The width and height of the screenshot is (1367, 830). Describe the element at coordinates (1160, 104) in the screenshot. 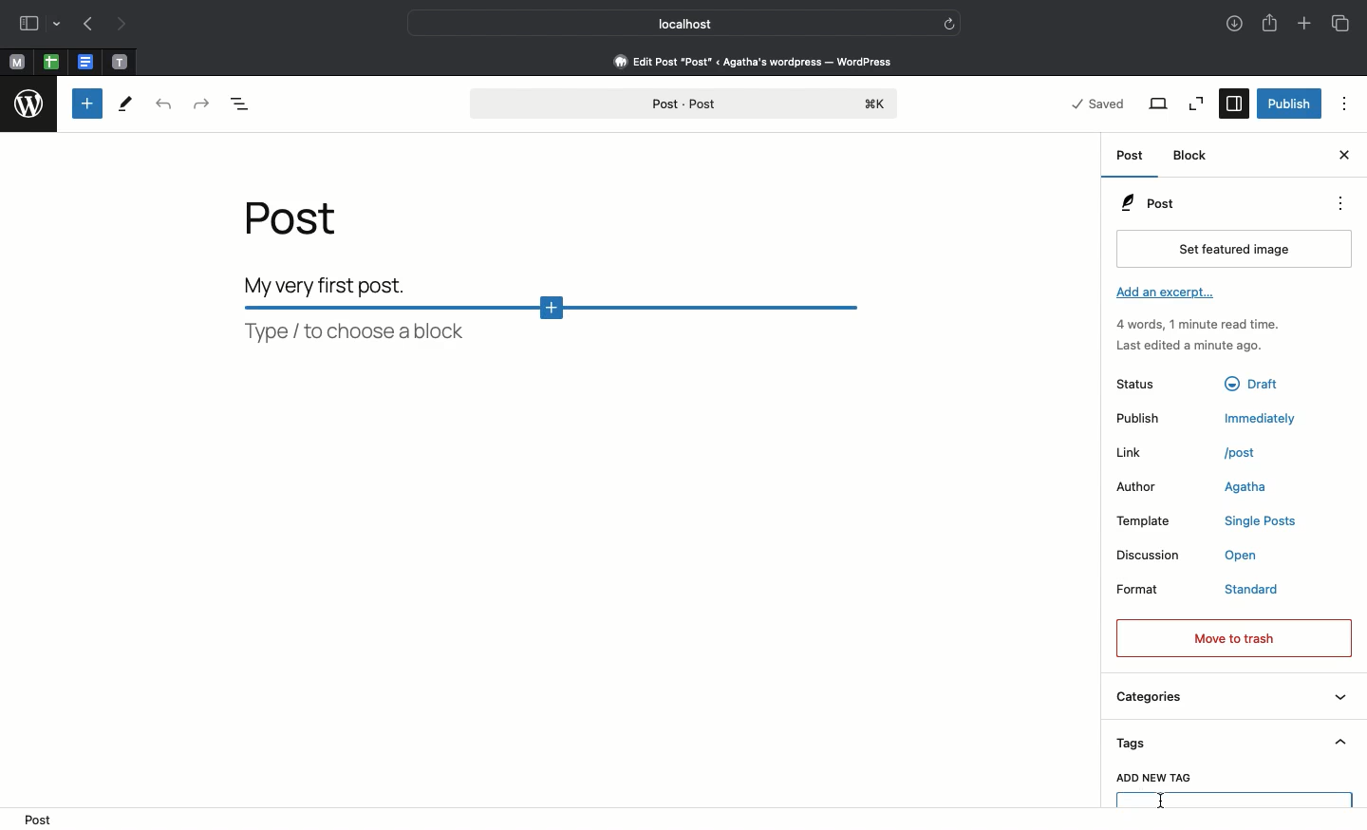

I see `View` at that location.